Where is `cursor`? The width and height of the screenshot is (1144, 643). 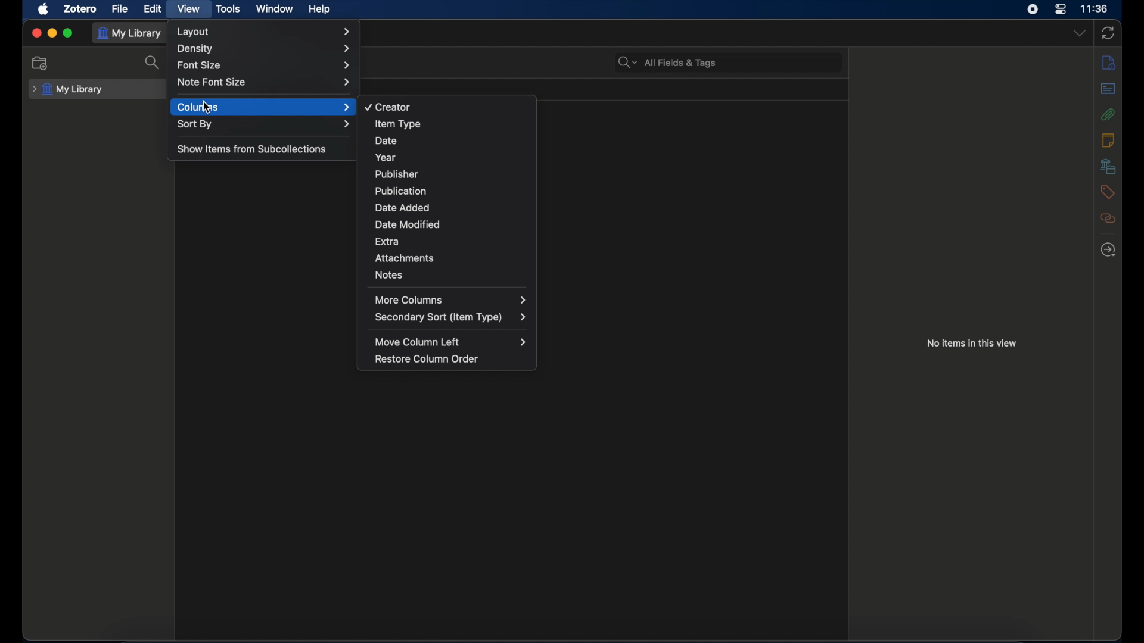 cursor is located at coordinates (207, 108).